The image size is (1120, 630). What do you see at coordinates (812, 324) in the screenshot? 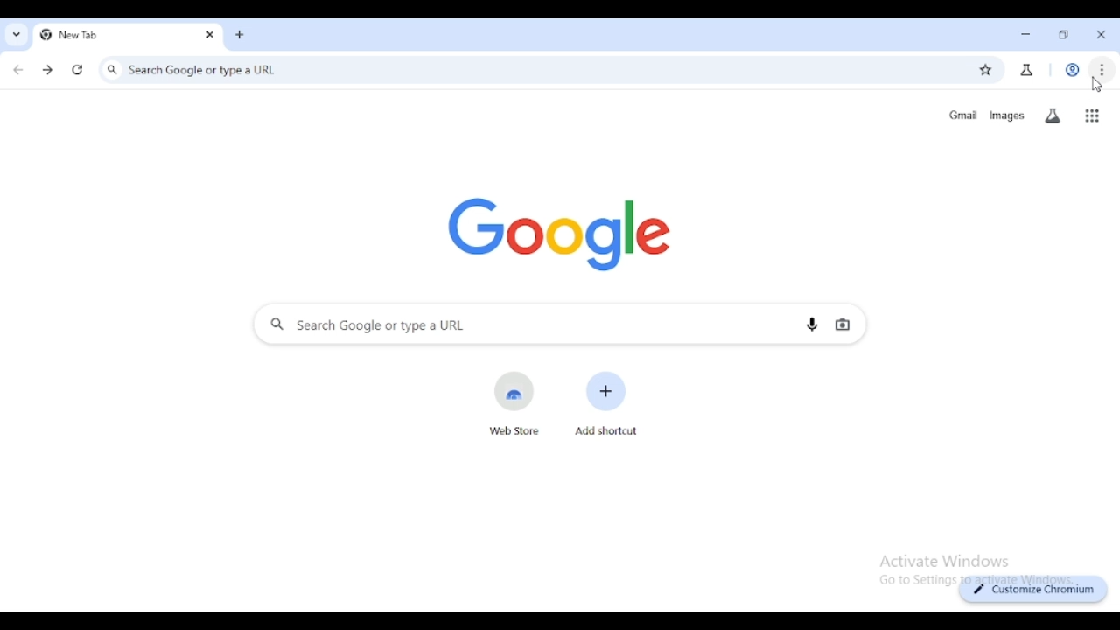
I see `search by voice` at bounding box center [812, 324].